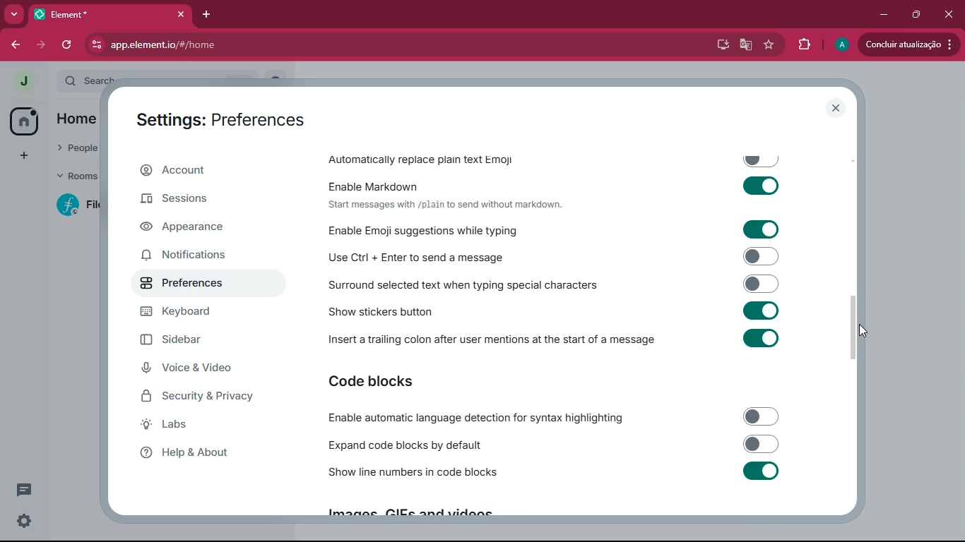  Describe the element at coordinates (558, 342) in the screenshot. I see `Insert a trailing colon after user mentions at the start of a message` at that location.